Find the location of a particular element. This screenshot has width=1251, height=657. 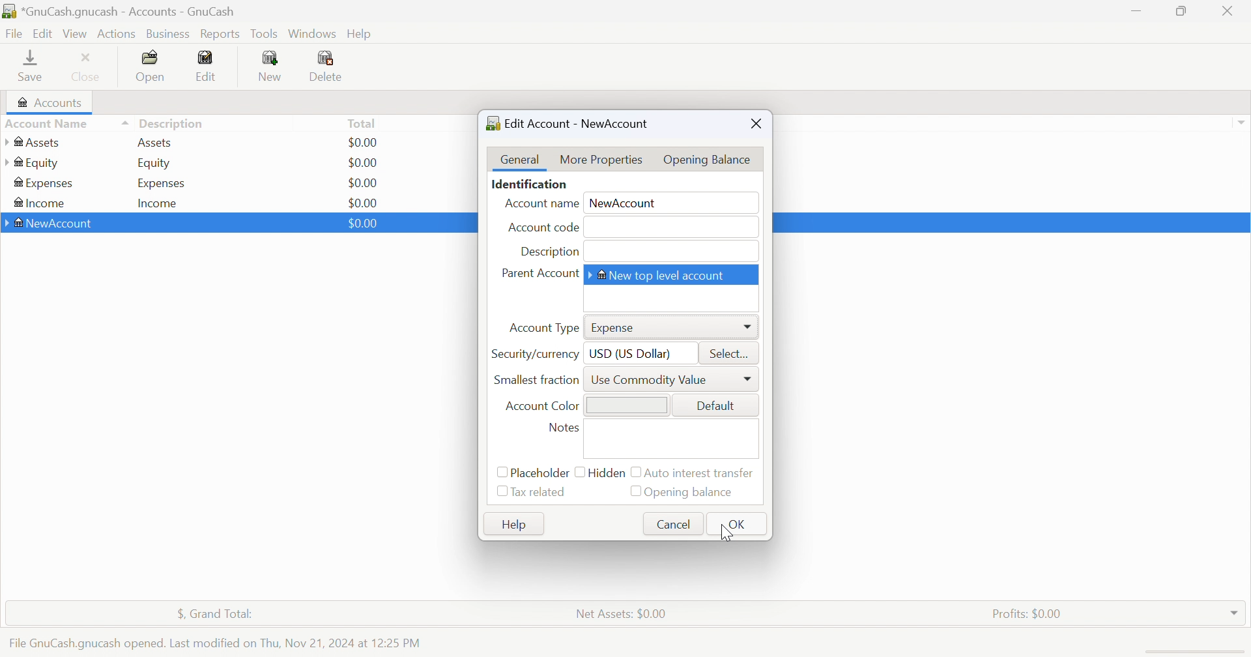

Business is located at coordinates (170, 35).